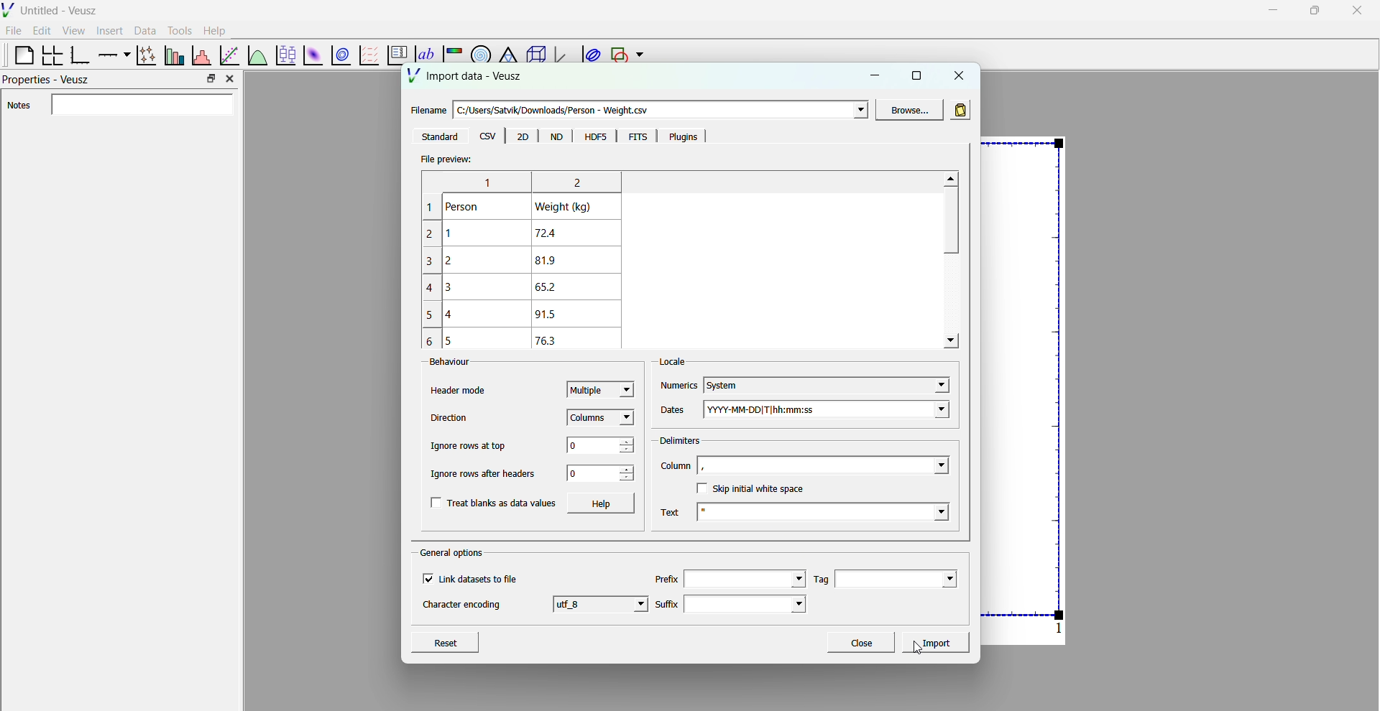 Image resolution: width=1380 pixels, height=711 pixels. I want to click on polar graph, so click(478, 50).